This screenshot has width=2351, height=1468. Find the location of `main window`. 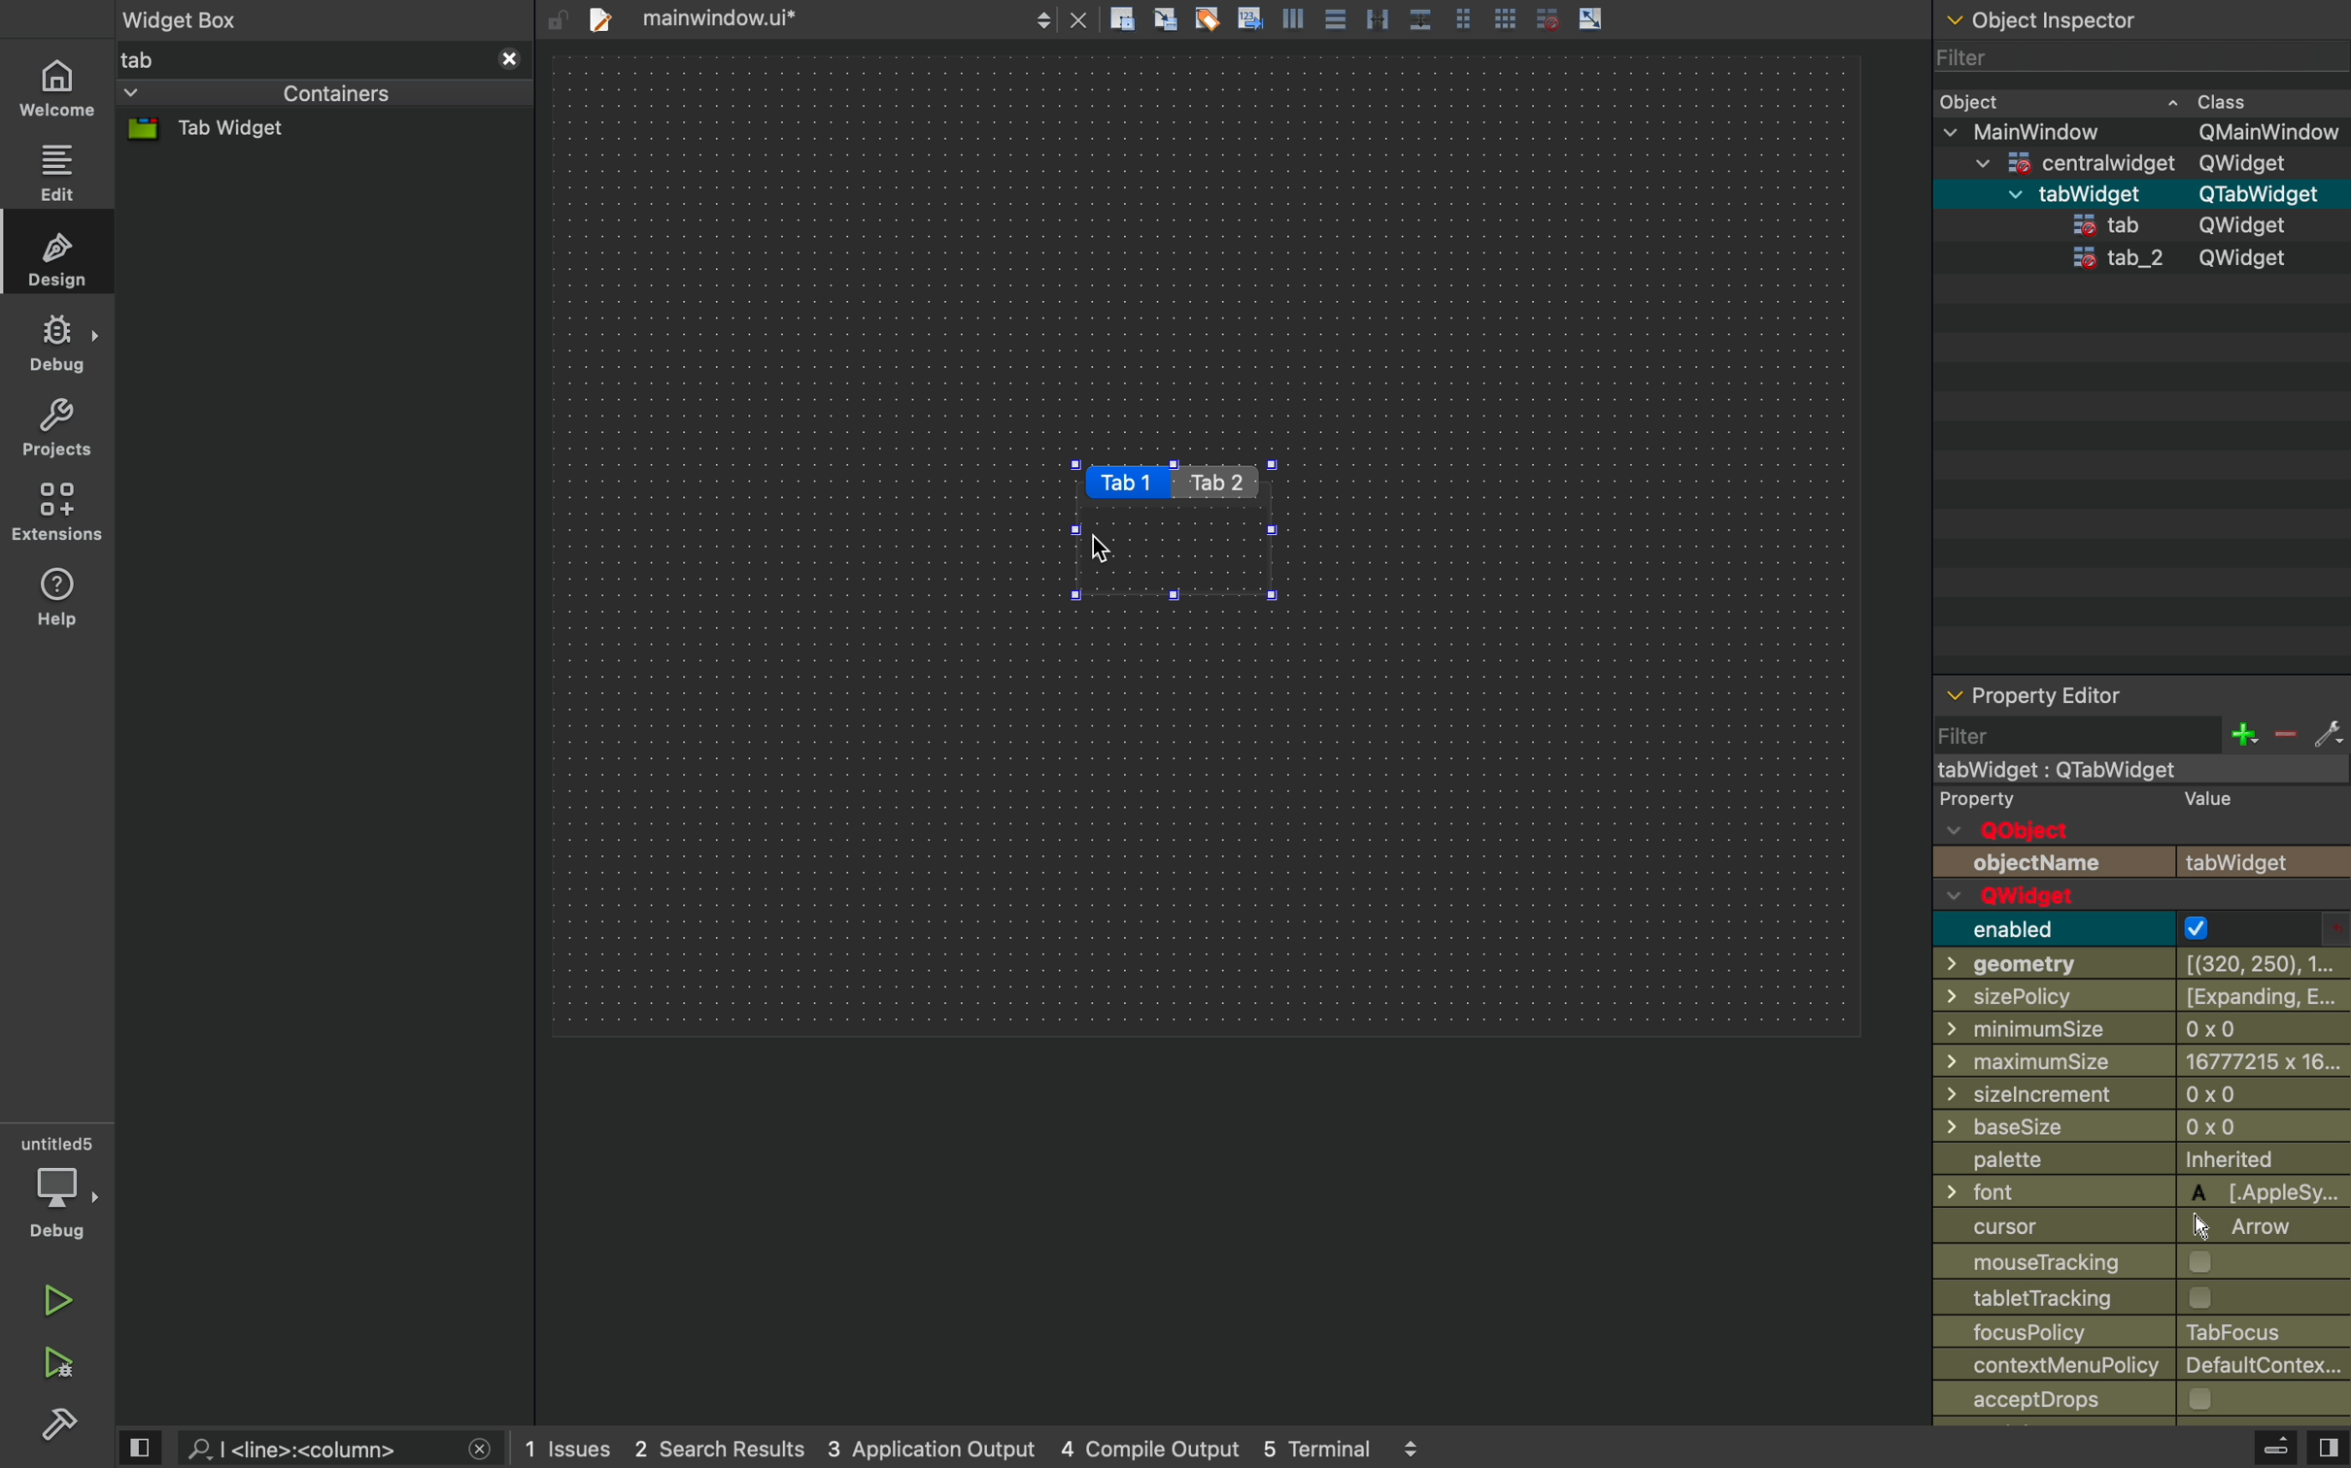

main window is located at coordinates (2134, 134).